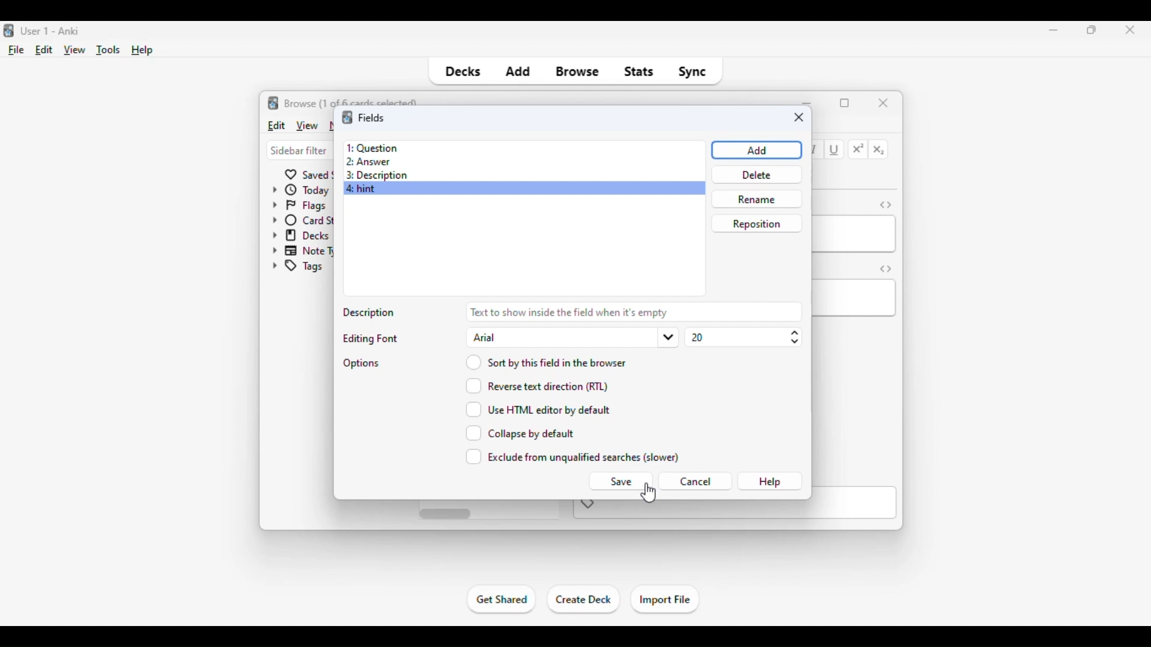 The height and width of the screenshot is (647, 1151). I want to click on editing font, so click(368, 338).